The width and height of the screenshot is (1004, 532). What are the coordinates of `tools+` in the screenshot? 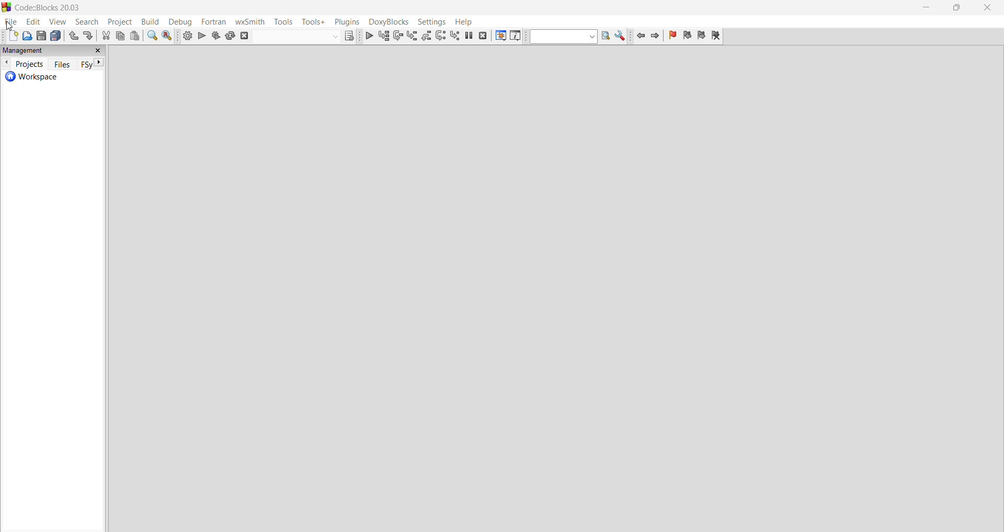 It's located at (313, 21).